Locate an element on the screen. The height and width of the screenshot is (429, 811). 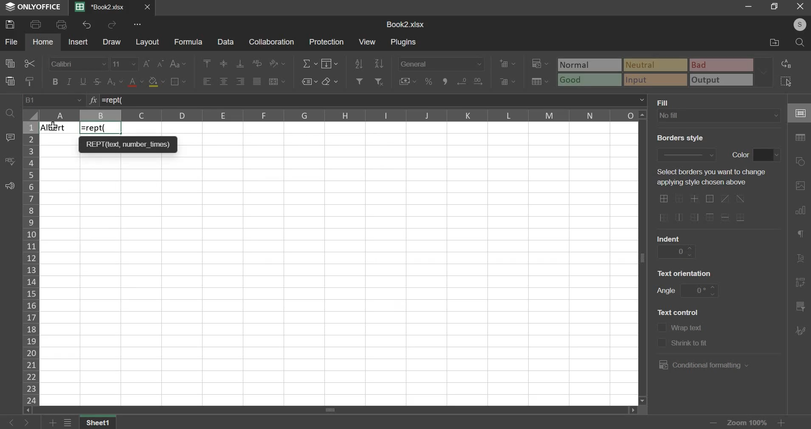
find is located at coordinates (10, 114).